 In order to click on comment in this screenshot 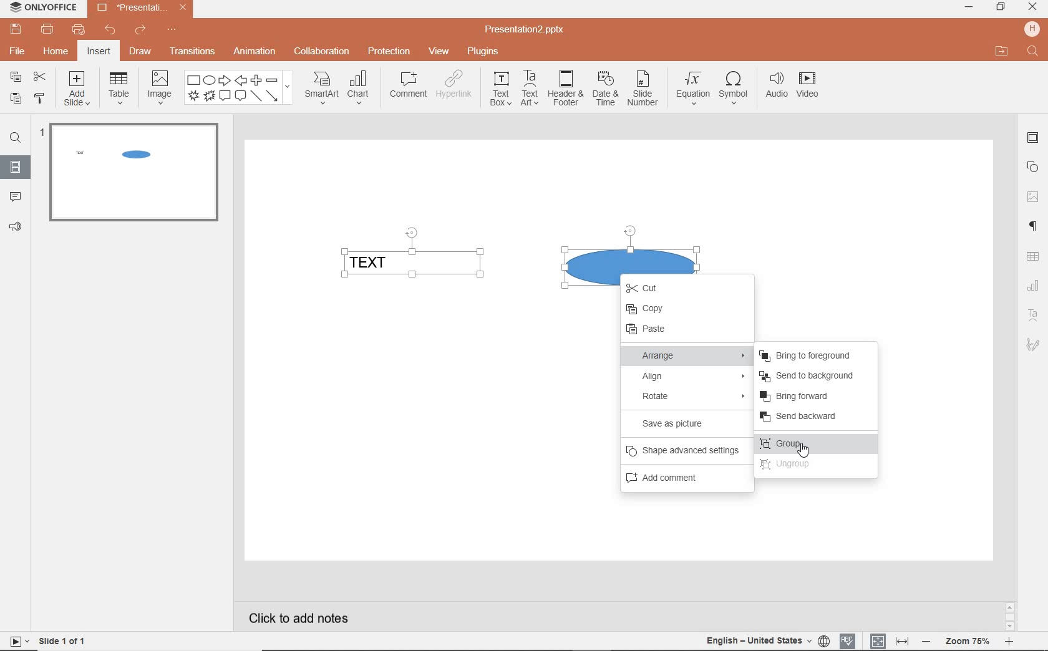, I will do `click(409, 85)`.